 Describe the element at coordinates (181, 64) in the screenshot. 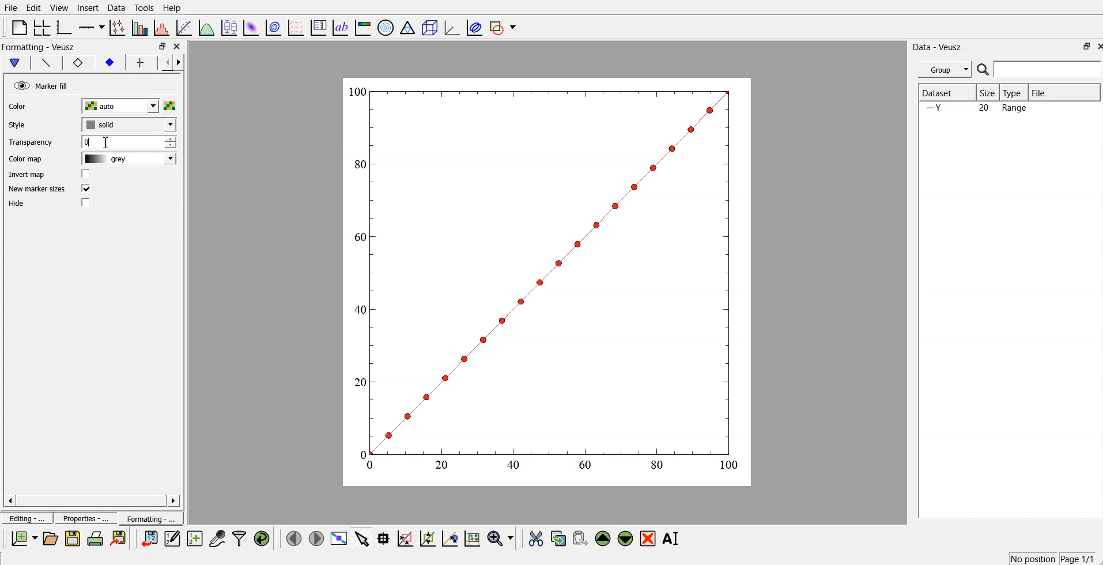

I see `next` at that location.